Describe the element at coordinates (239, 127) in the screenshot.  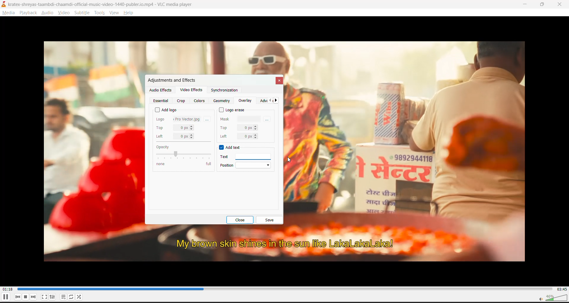
I see `top` at that location.